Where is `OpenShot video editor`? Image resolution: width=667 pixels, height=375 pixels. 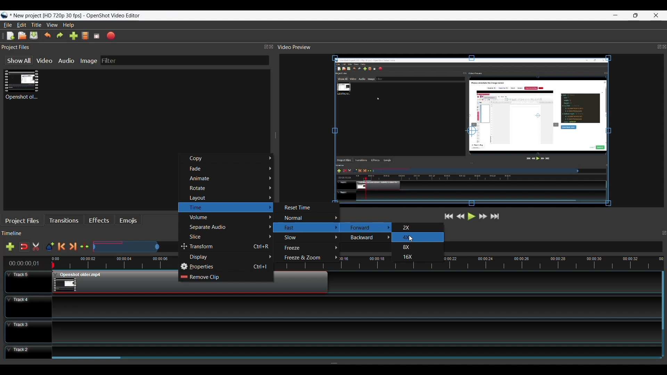
OpenShot video editor is located at coordinates (116, 16).